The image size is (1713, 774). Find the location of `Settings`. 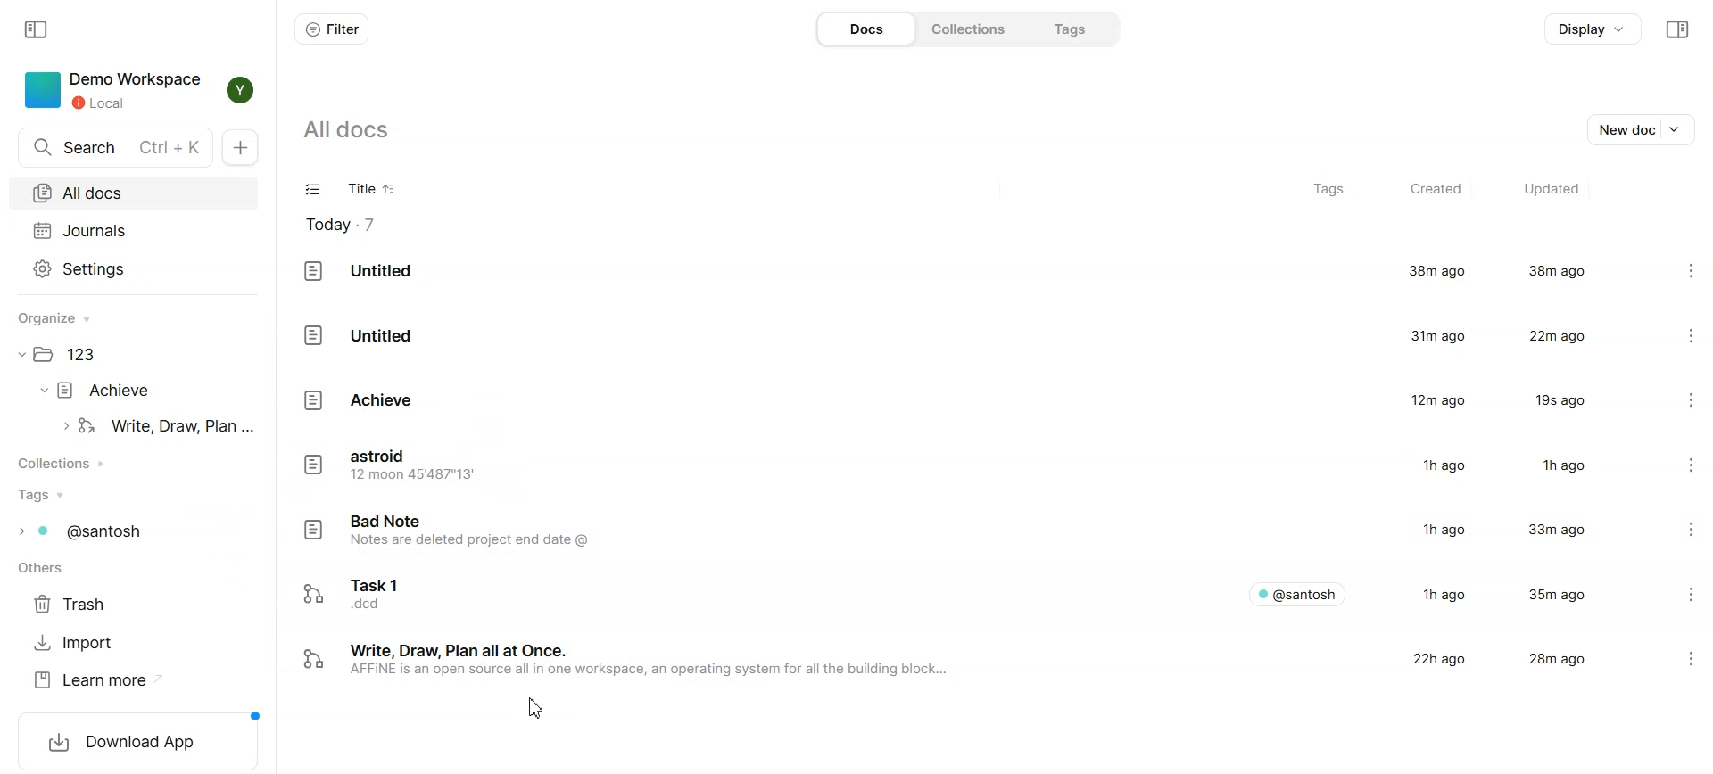

Settings is located at coordinates (1677, 592).